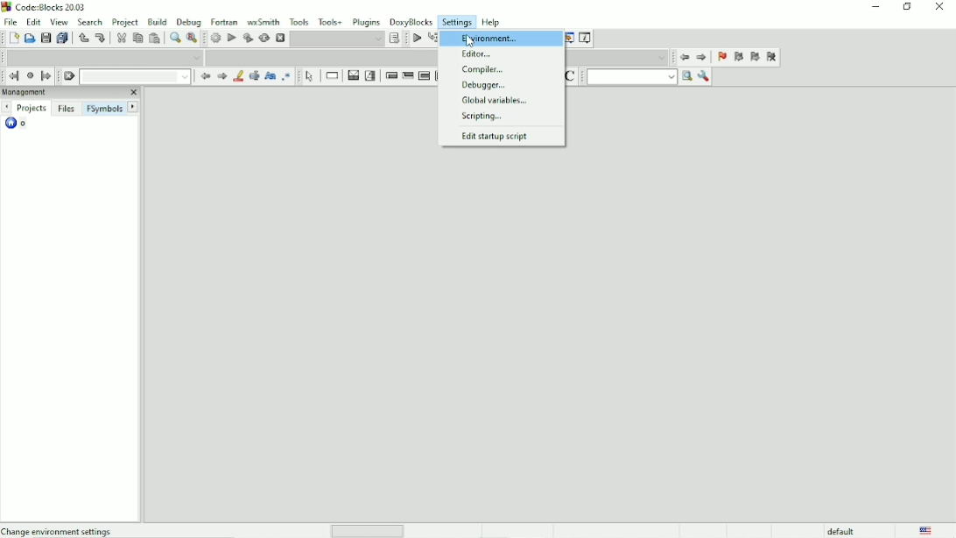 Image resolution: width=956 pixels, height=538 pixels. I want to click on Title, so click(62, 7).